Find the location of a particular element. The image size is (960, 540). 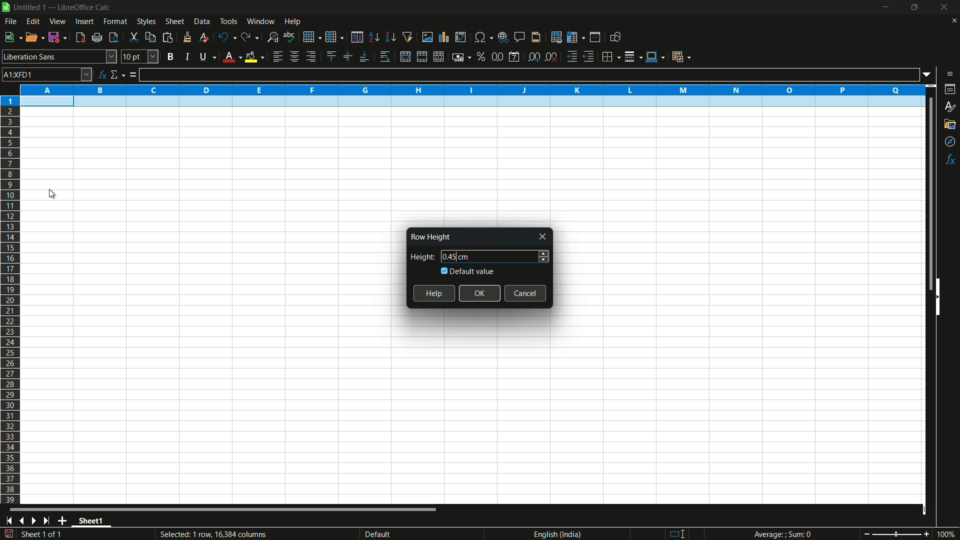

sort is located at coordinates (357, 37).